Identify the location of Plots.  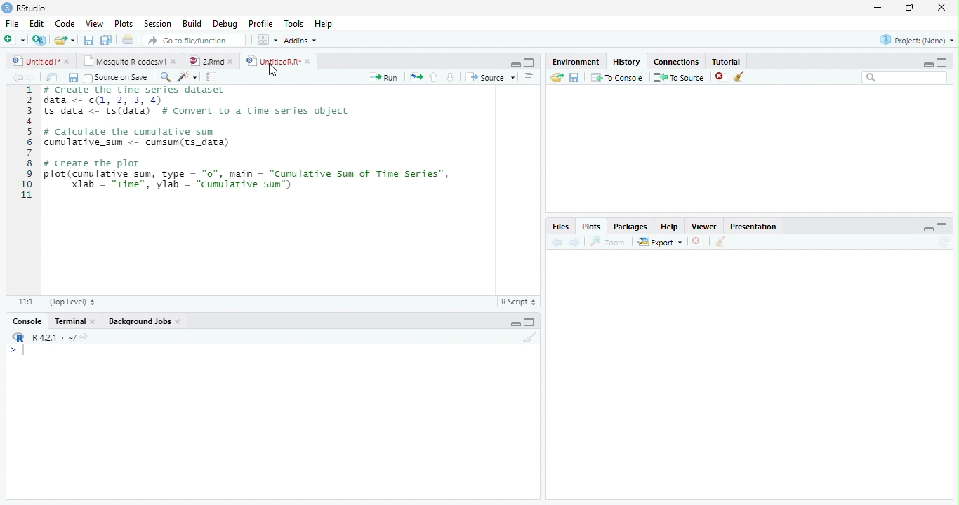
(592, 226).